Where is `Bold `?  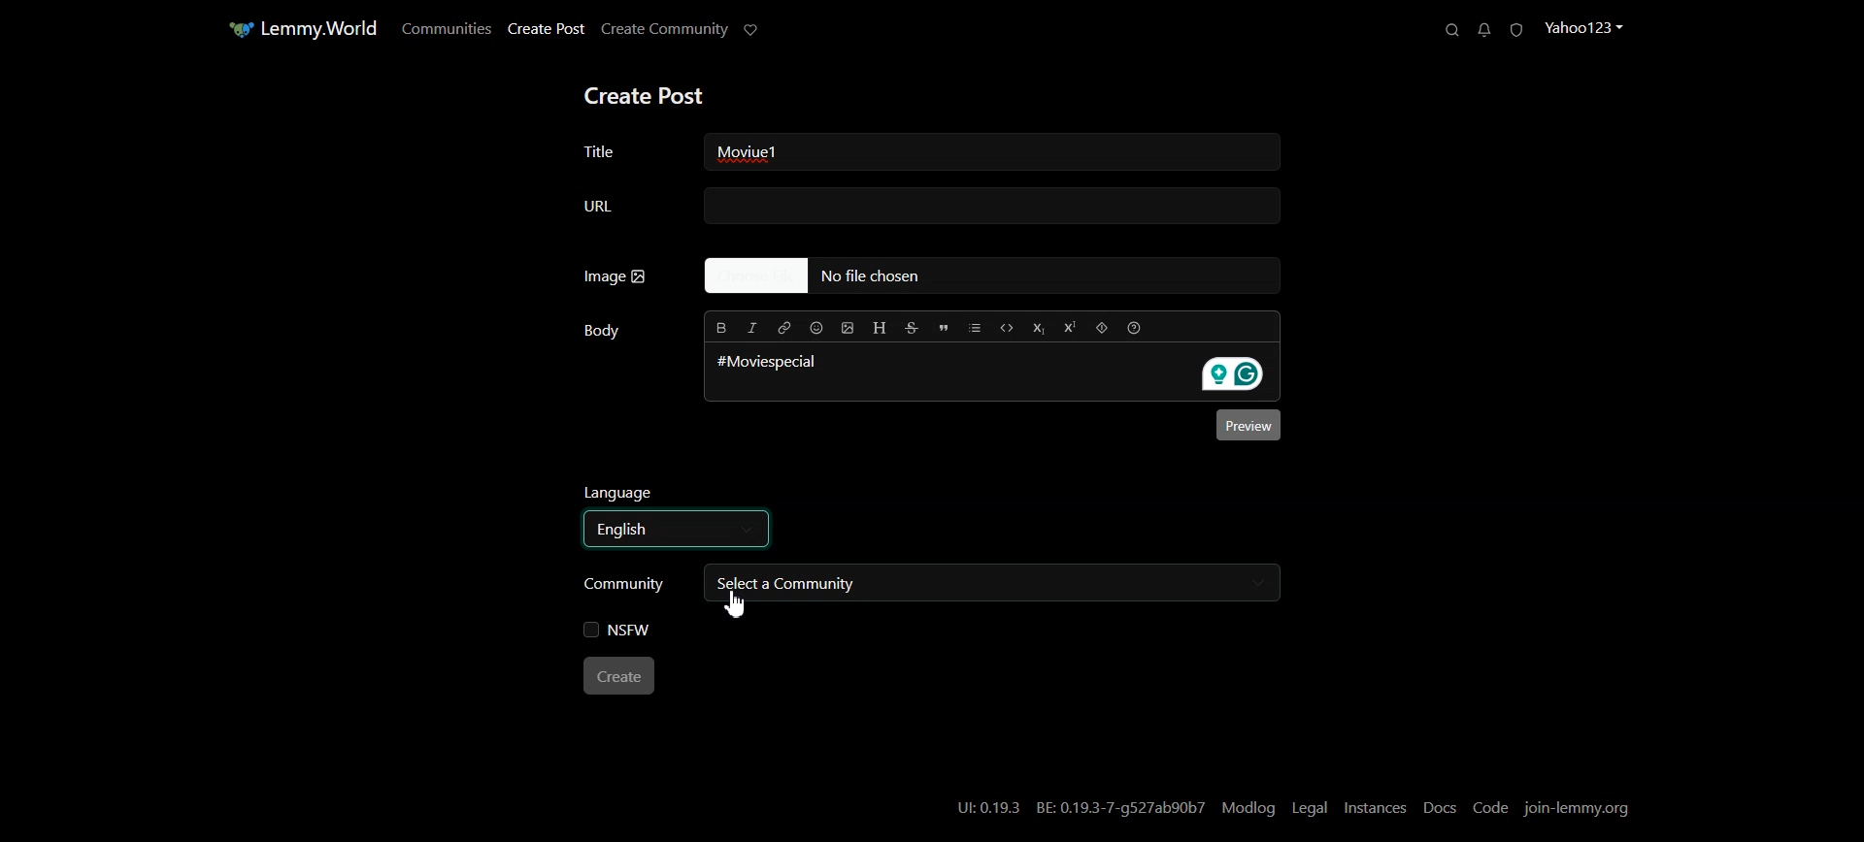
Bold  is located at coordinates (721, 327).